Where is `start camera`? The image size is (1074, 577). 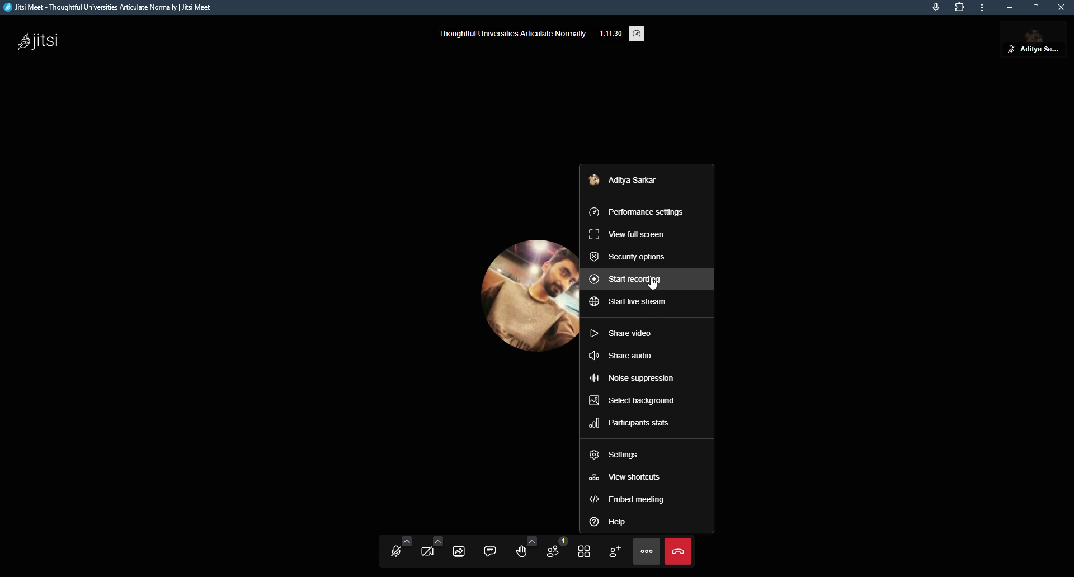 start camera is located at coordinates (429, 554).